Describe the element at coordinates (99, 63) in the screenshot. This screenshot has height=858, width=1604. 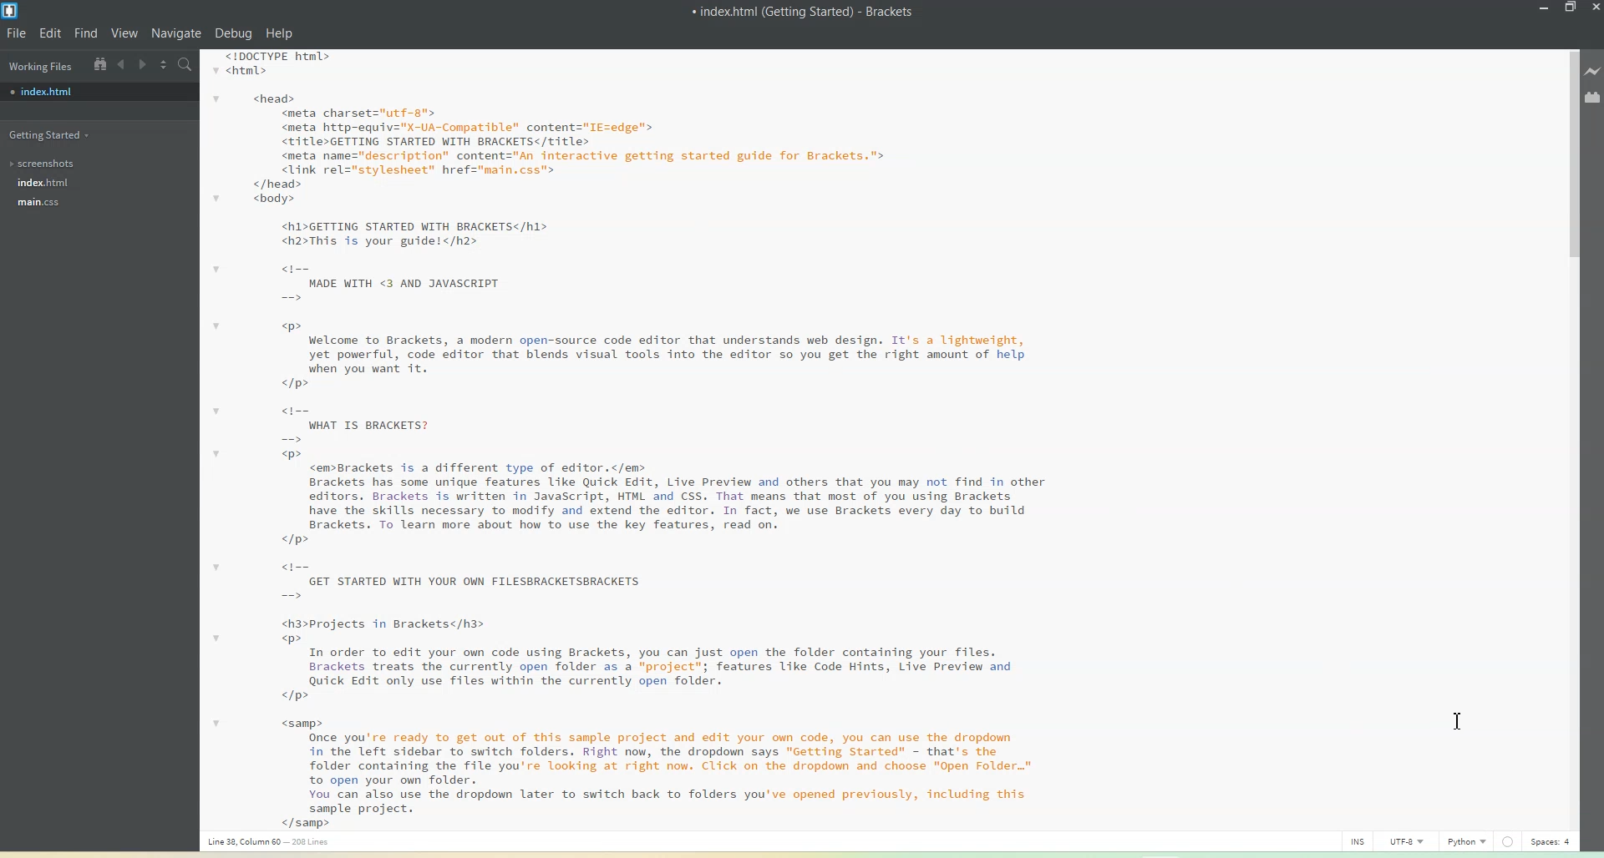
I see `Show in file Tree` at that location.